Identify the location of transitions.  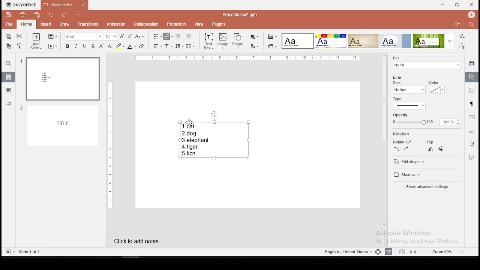
(87, 25).